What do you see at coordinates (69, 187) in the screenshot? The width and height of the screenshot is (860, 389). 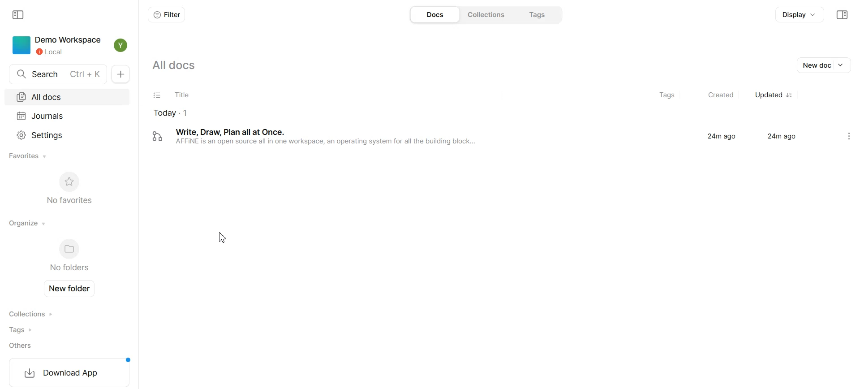 I see `no favorites` at bounding box center [69, 187].